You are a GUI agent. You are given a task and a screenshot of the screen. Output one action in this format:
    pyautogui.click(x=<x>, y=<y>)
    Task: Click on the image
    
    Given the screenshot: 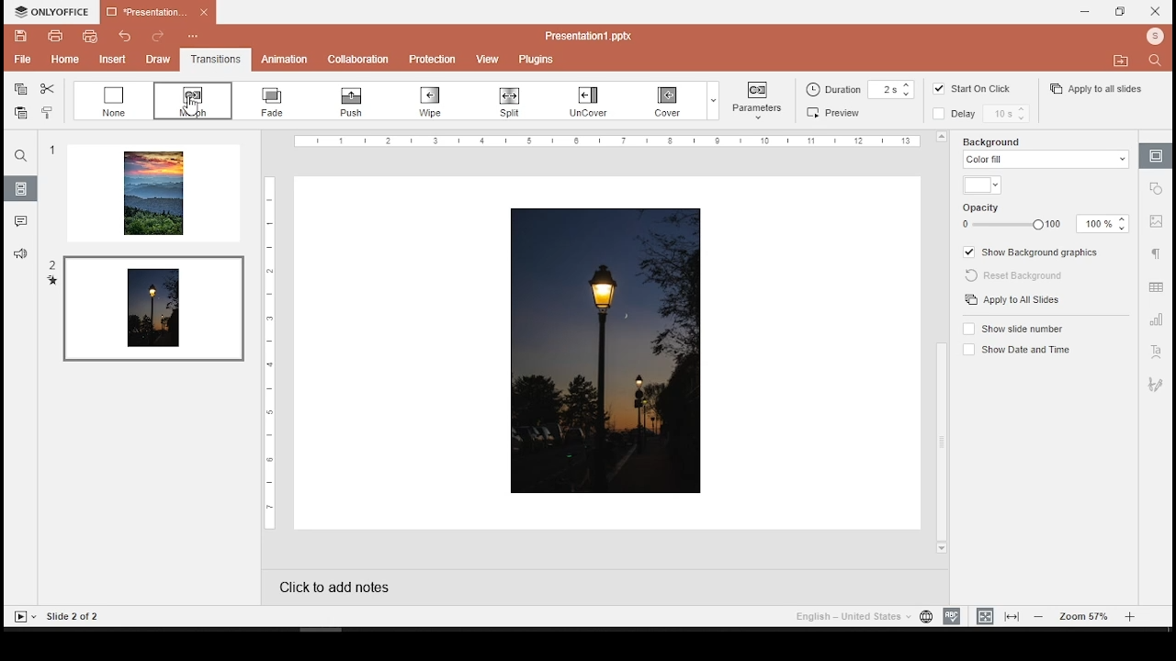 What is the action you would take?
    pyautogui.click(x=935, y=116)
    